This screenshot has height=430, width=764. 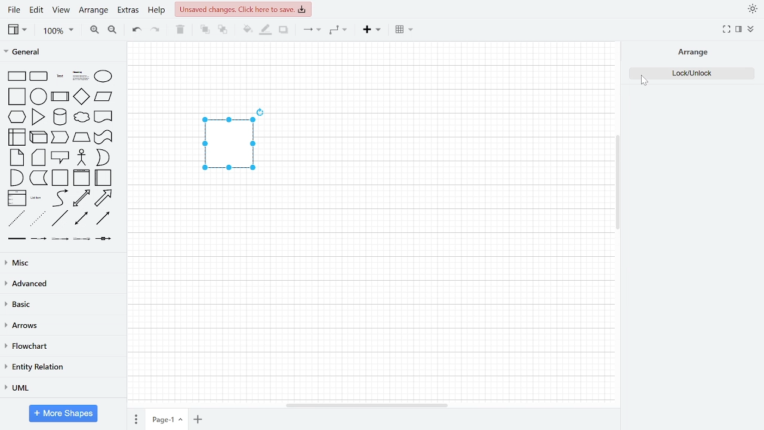 What do you see at coordinates (155, 30) in the screenshot?
I see `redo` at bounding box center [155, 30].